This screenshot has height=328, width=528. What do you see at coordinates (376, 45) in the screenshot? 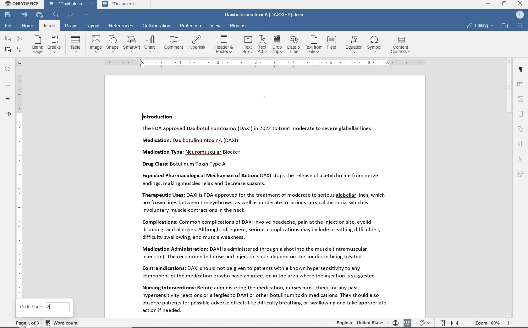
I see `symbol` at bounding box center [376, 45].